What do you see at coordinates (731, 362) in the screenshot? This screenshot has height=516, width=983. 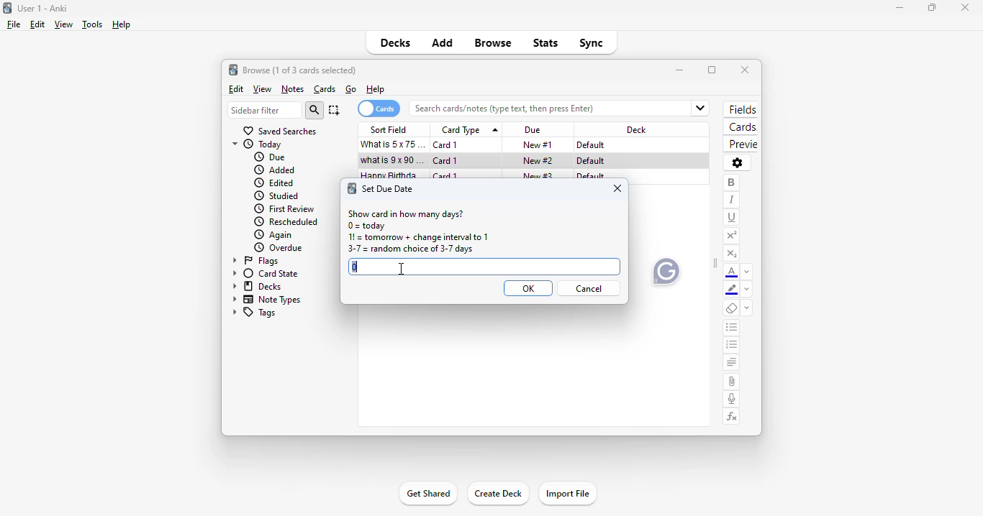 I see `alignment` at bounding box center [731, 362].